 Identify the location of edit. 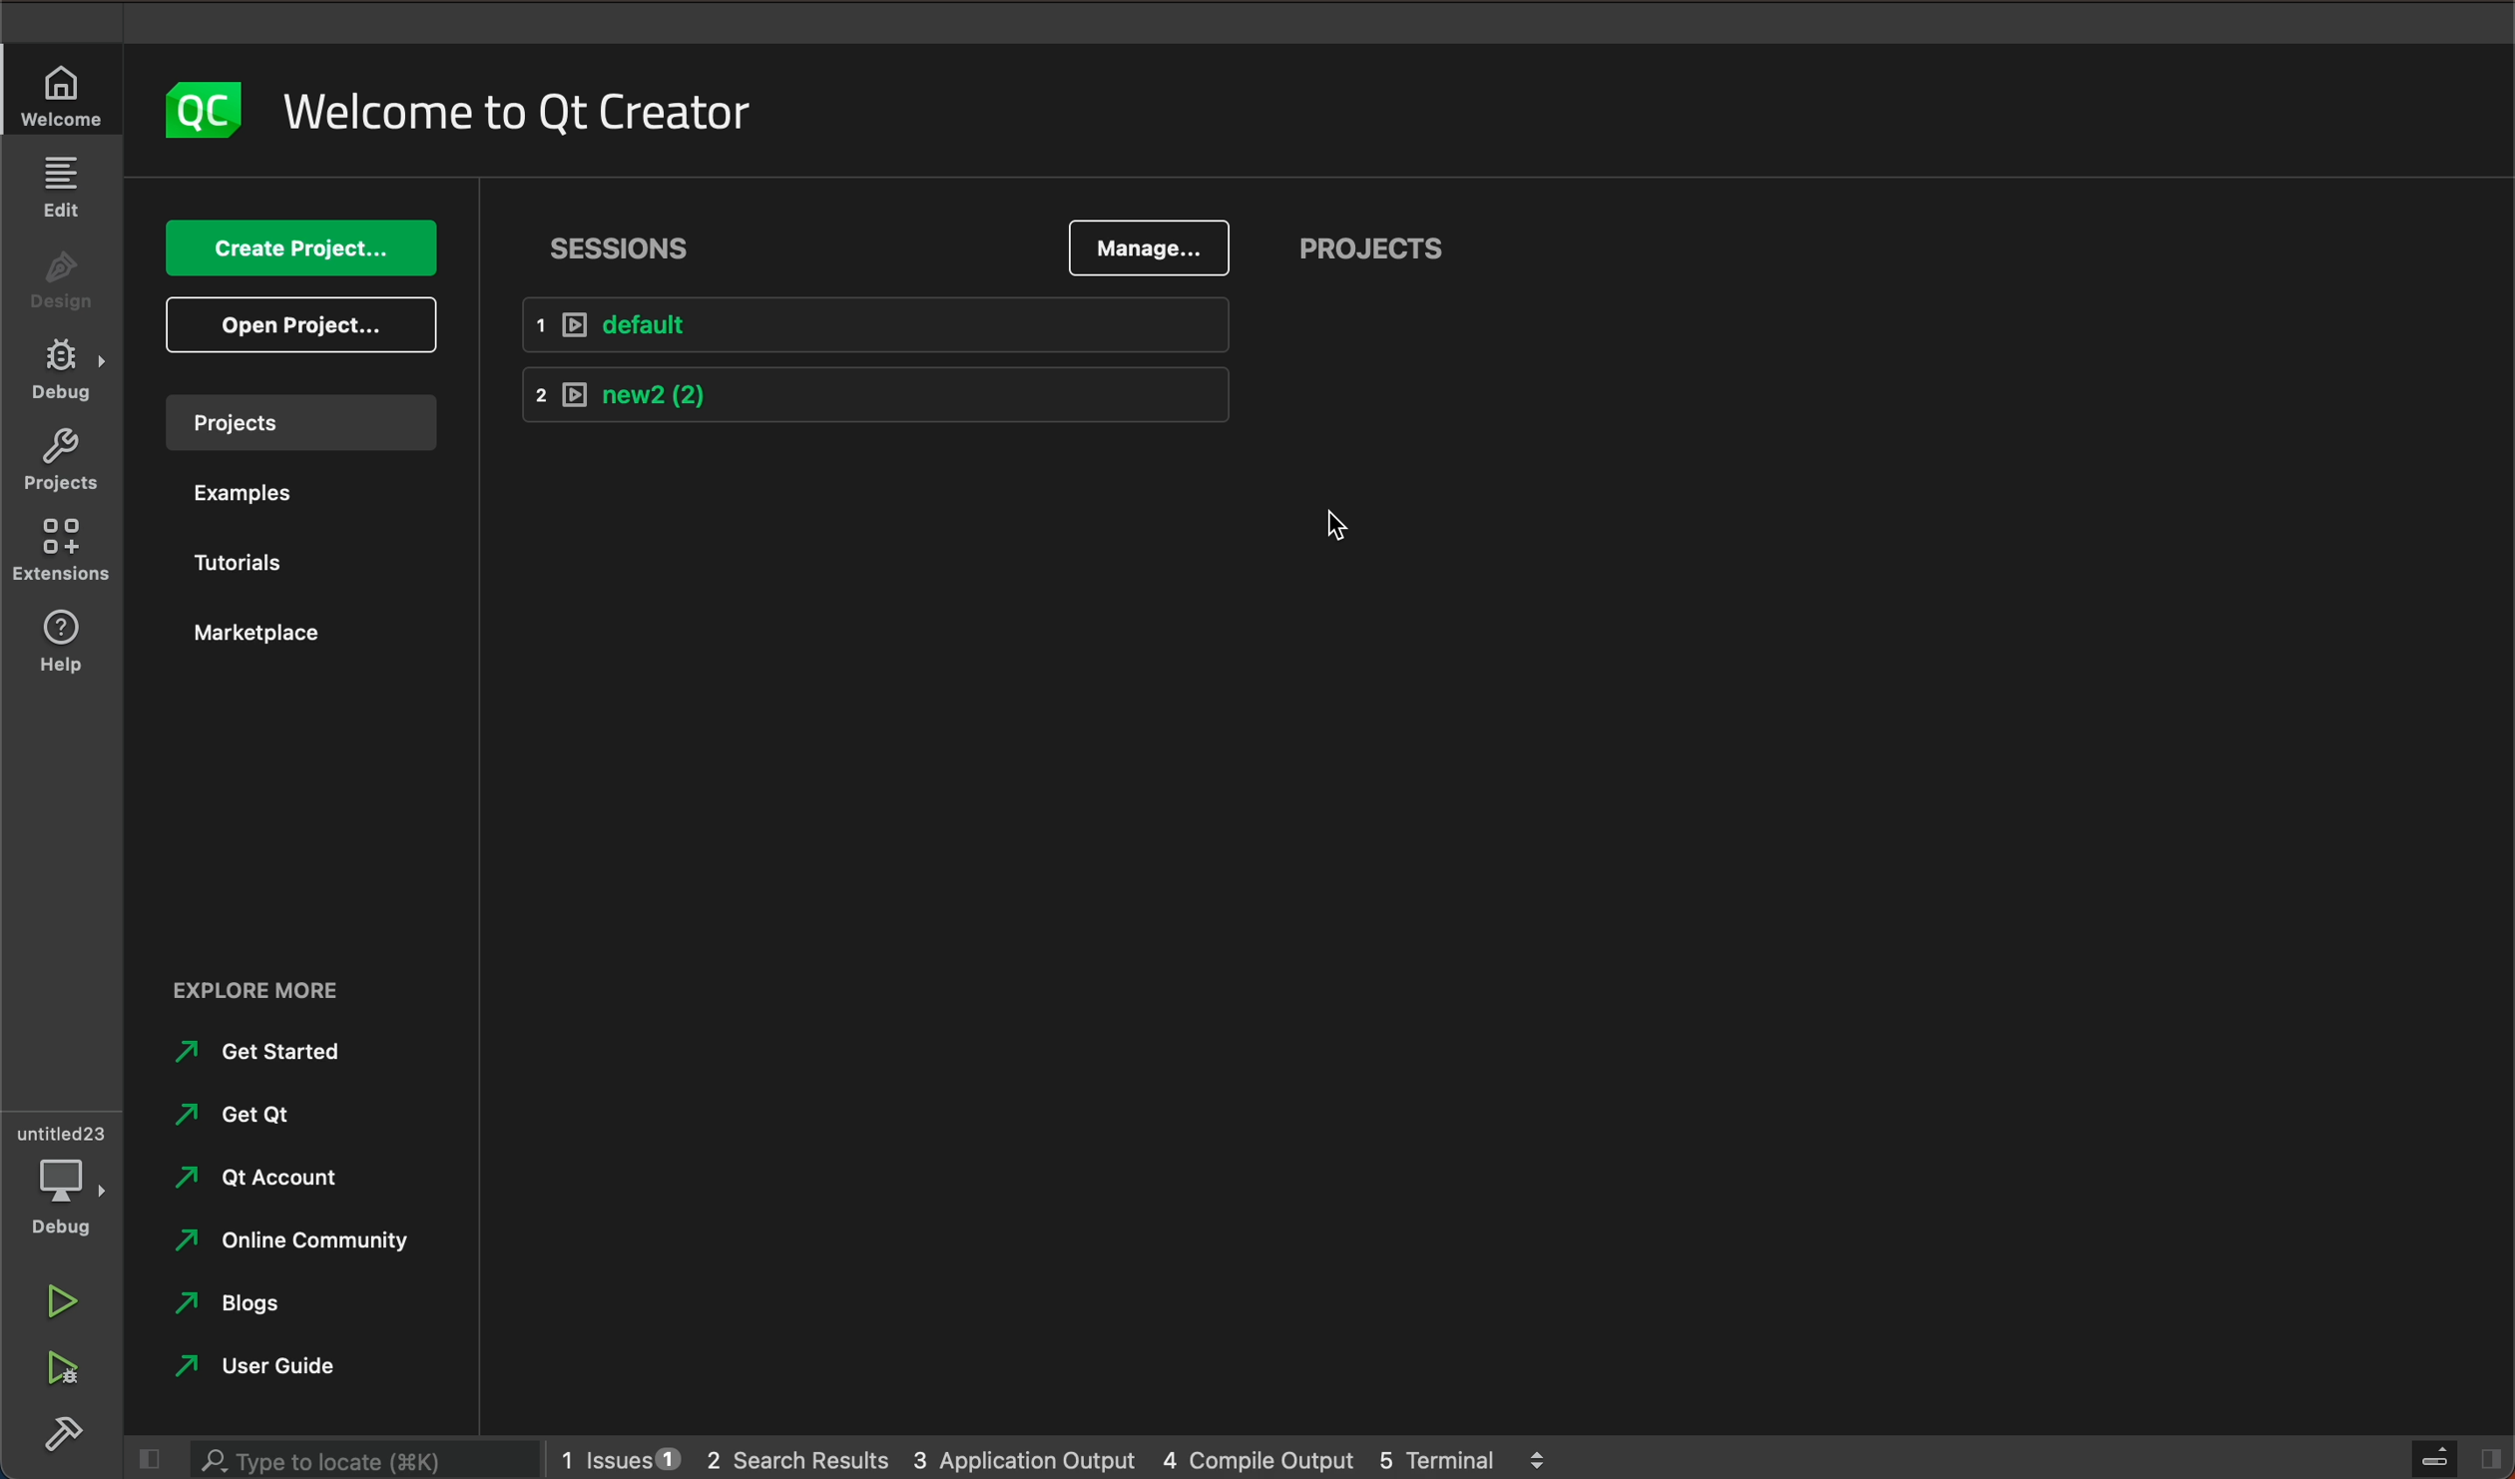
(67, 186).